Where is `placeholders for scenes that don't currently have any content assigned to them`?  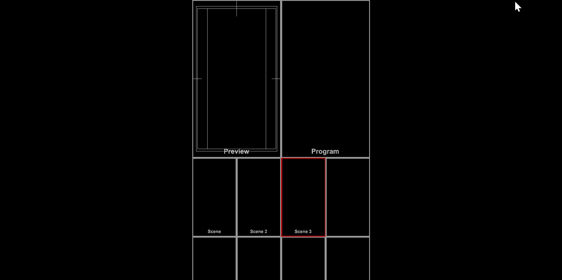
placeholders for scenes that don't currently have any content assigned to them is located at coordinates (304, 259).